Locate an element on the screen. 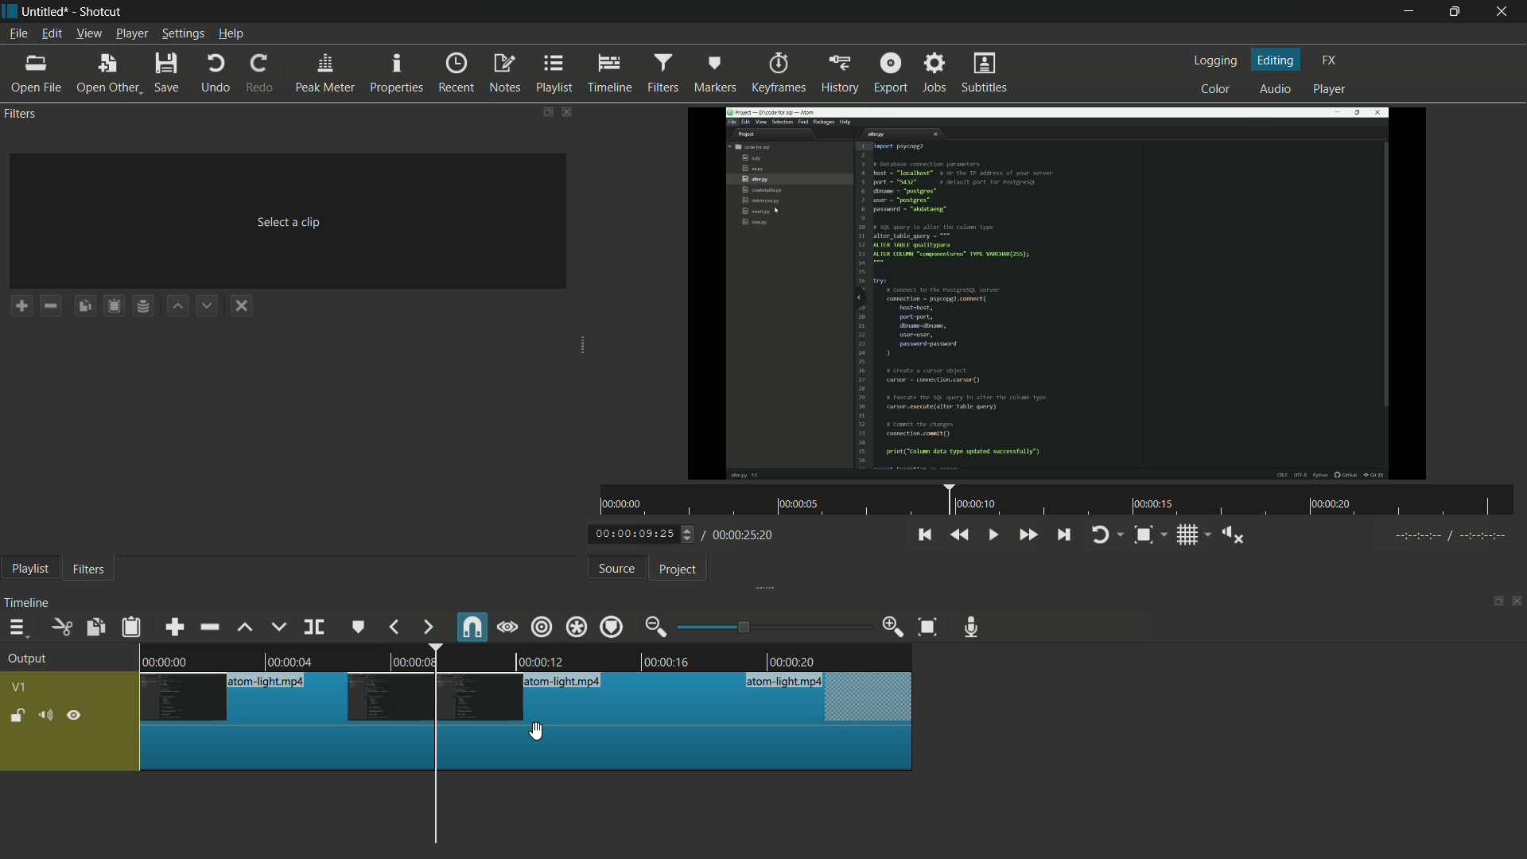  add a filter is located at coordinates (21, 305).